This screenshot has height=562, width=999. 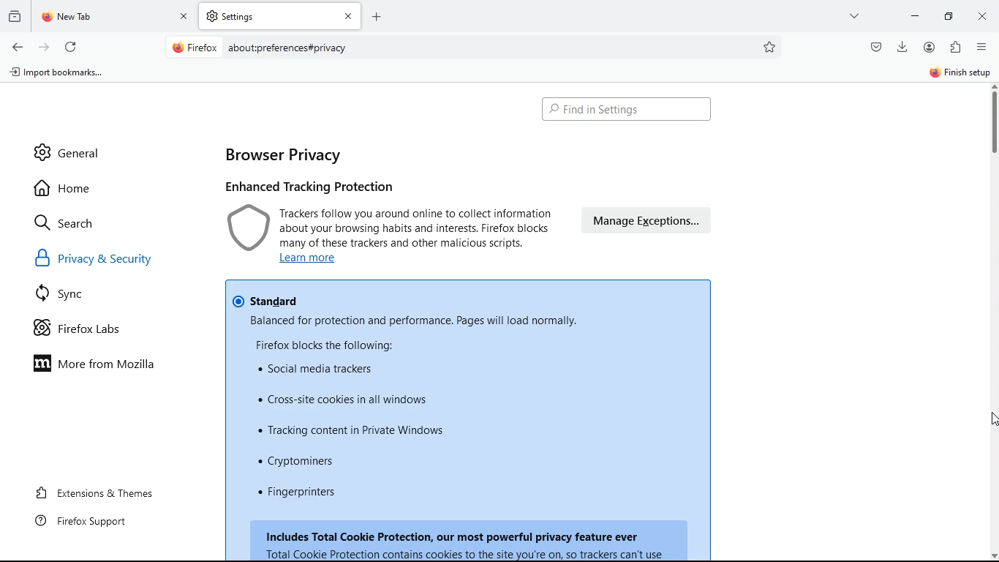 I want to click on general, so click(x=68, y=147).